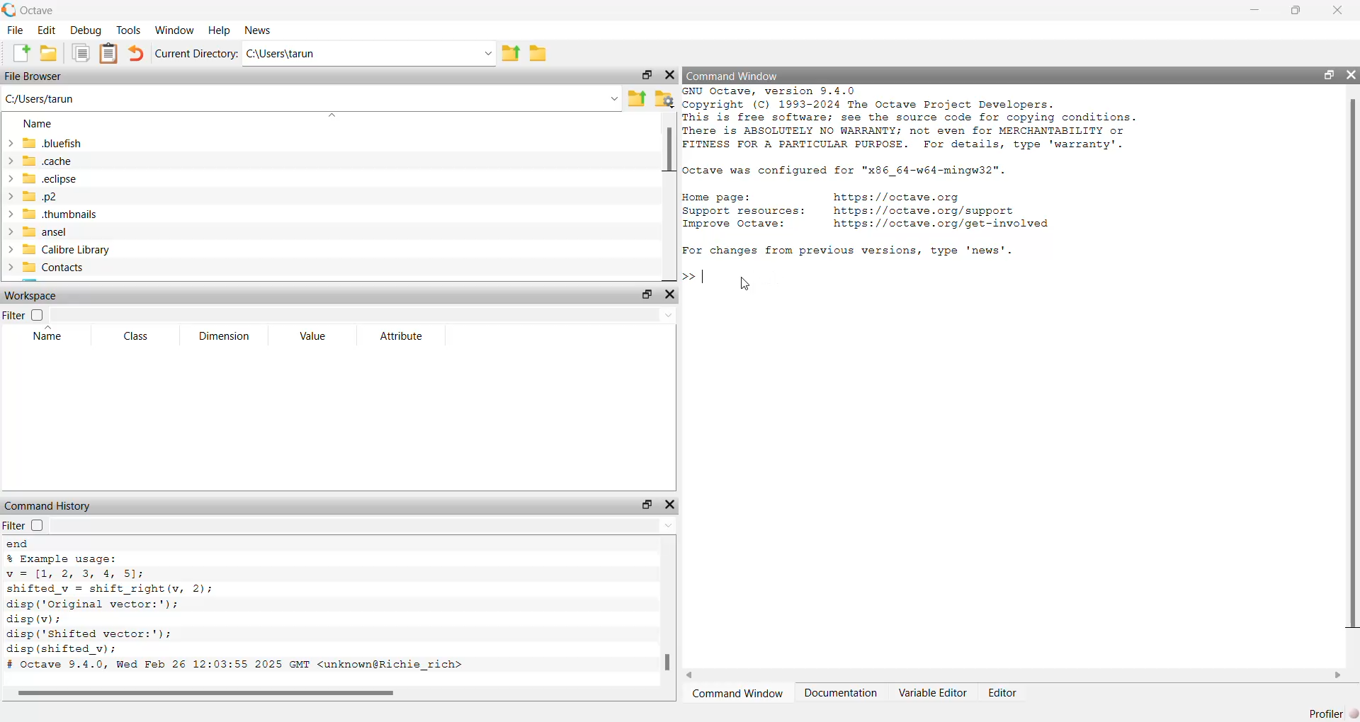 The width and height of the screenshot is (1360, 722). Describe the element at coordinates (671, 75) in the screenshot. I see `hide widget` at that location.